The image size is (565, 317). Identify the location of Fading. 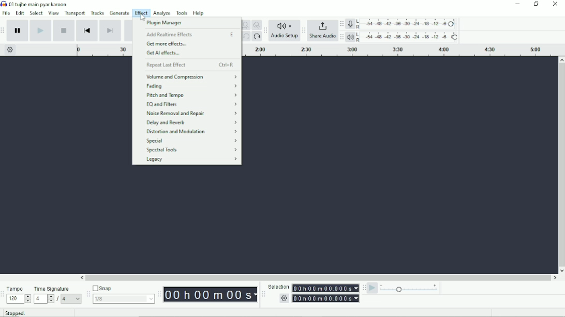
(191, 86).